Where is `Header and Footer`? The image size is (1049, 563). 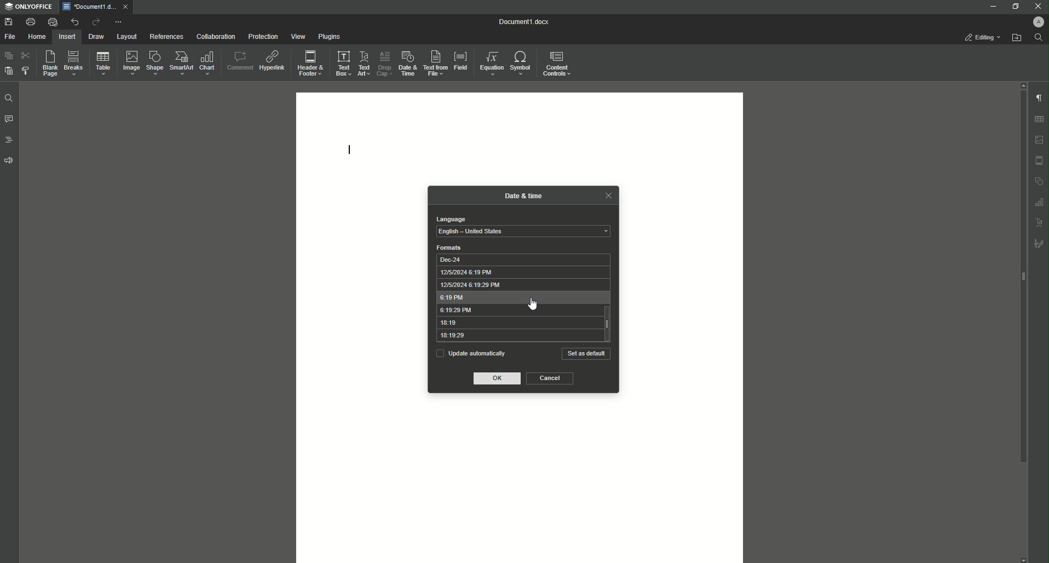
Header and Footer is located at coordinates (310, 61).